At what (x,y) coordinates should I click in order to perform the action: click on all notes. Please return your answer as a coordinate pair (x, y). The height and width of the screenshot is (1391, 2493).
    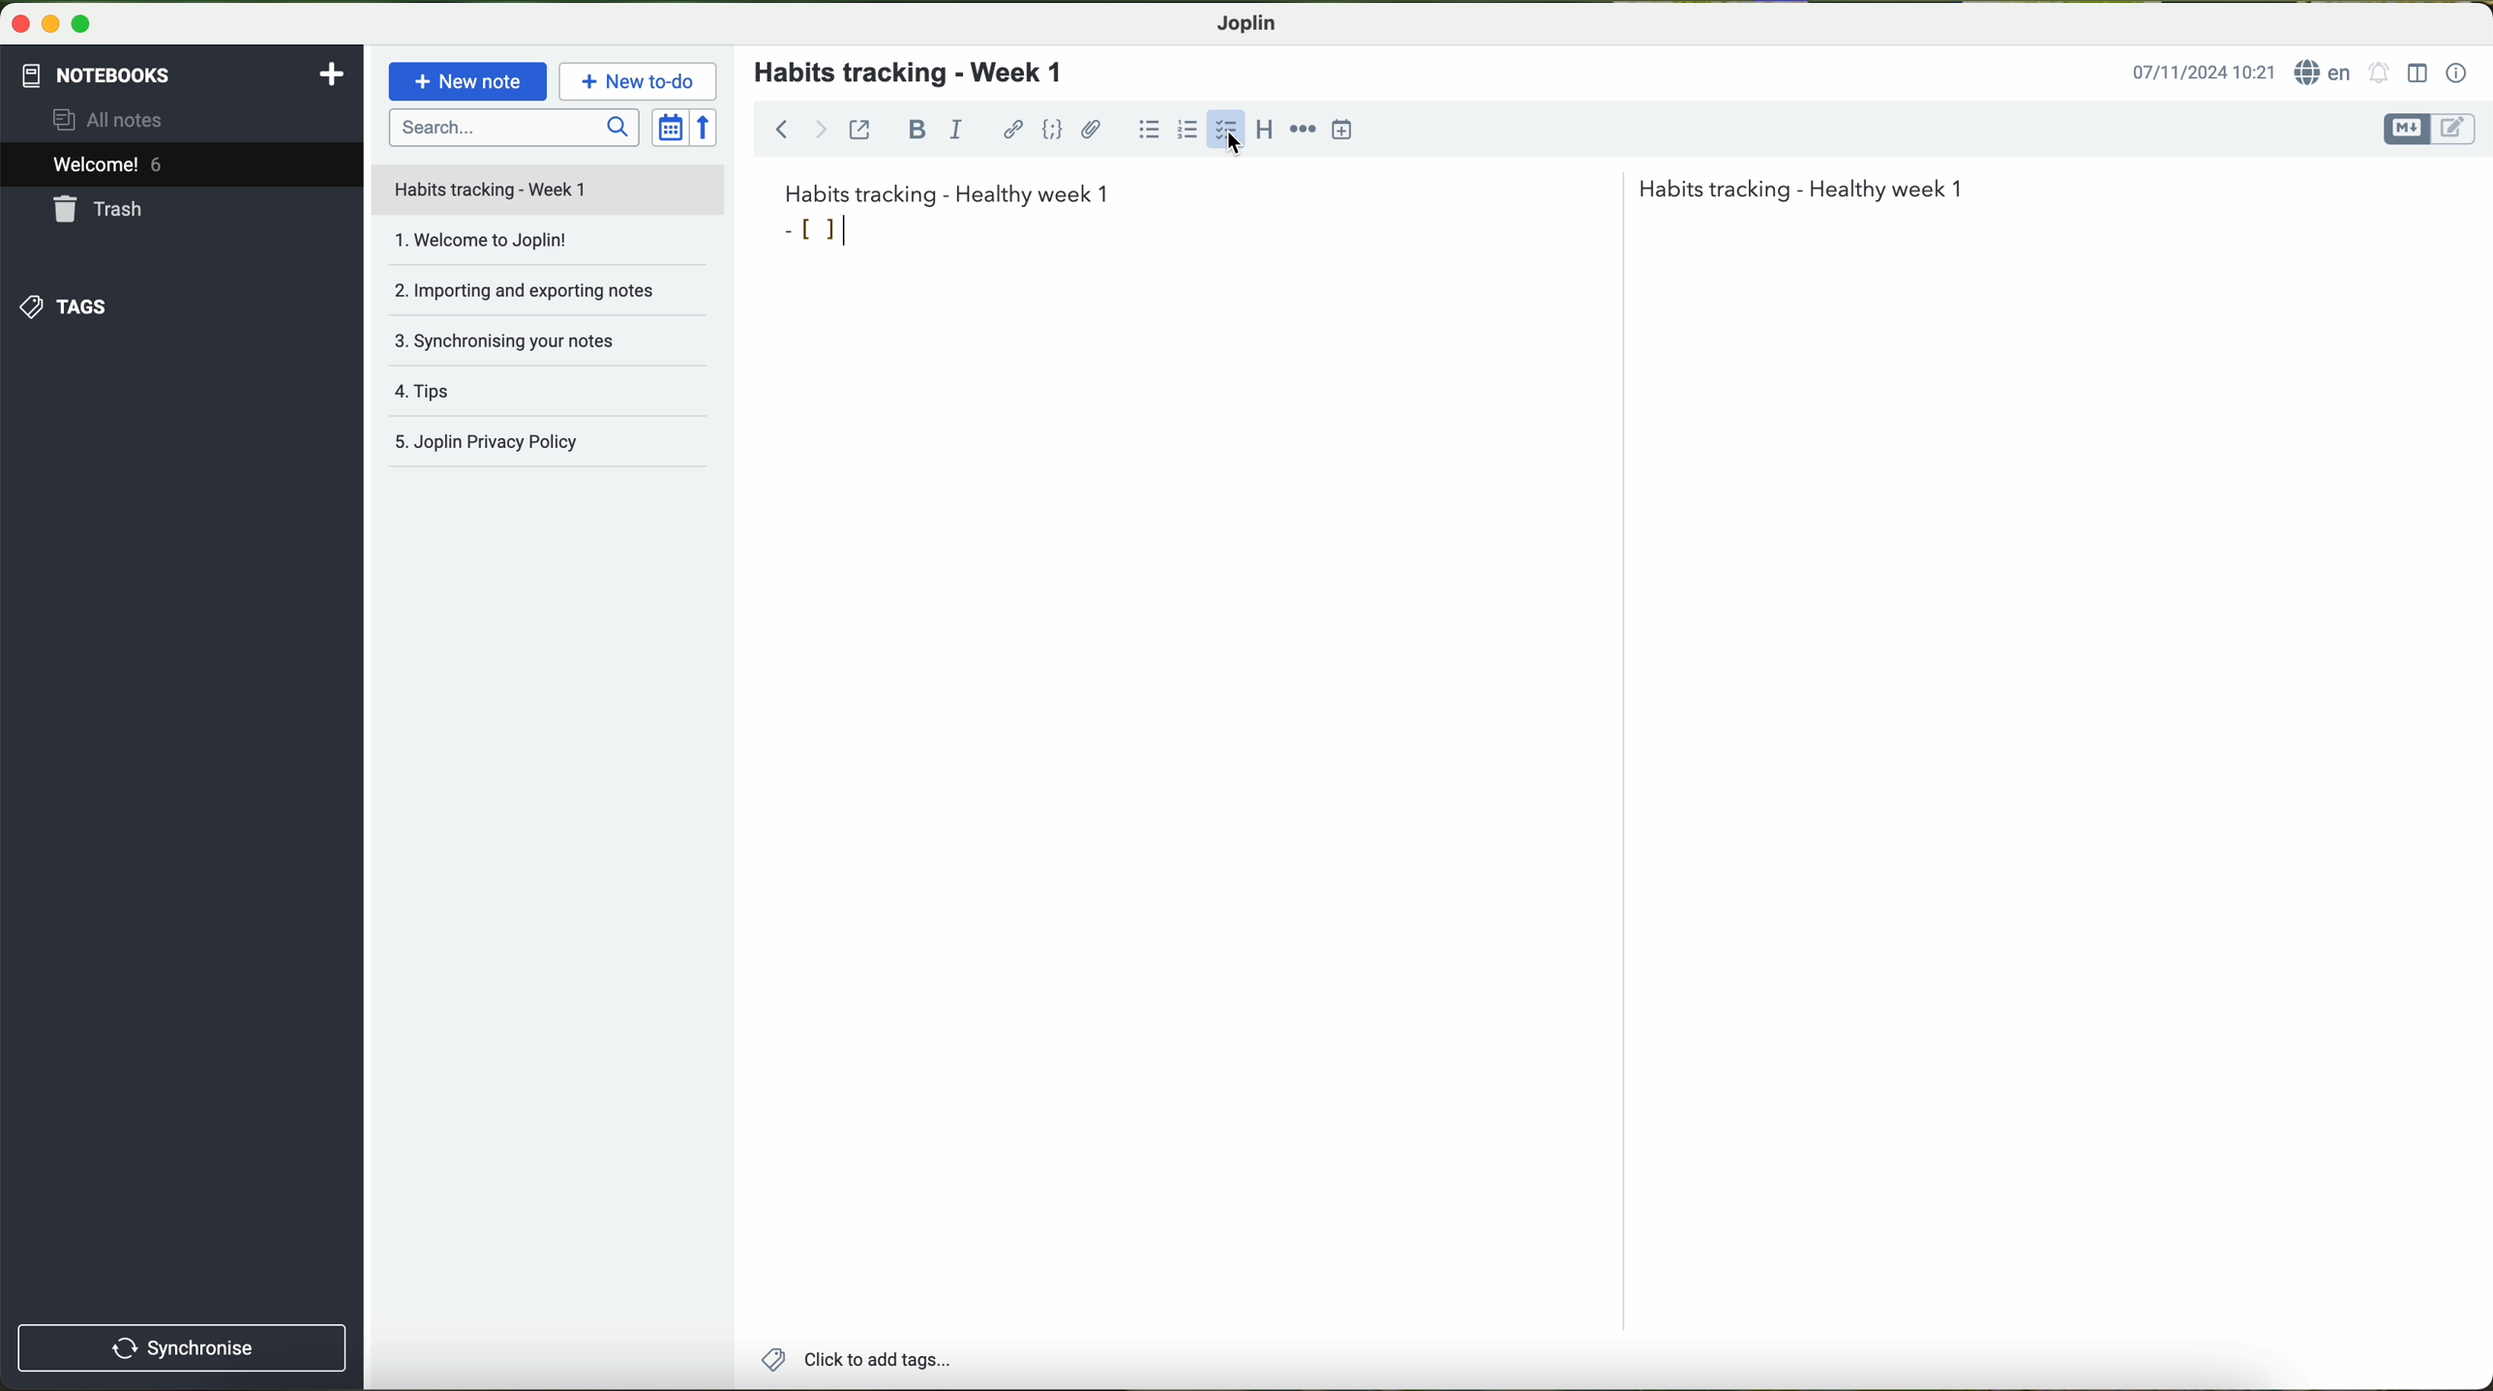
    Looking at the image, I should click on (113, 118).